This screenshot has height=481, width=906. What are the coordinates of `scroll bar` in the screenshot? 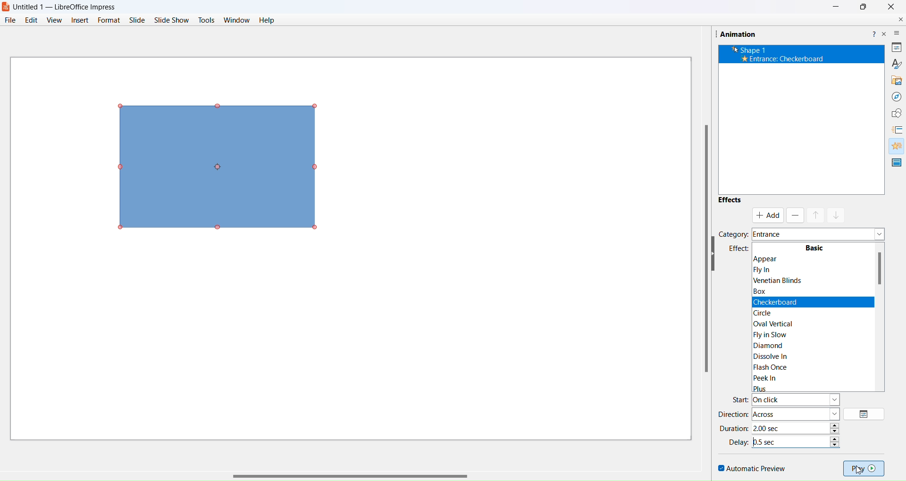 It's located at (699, 251).